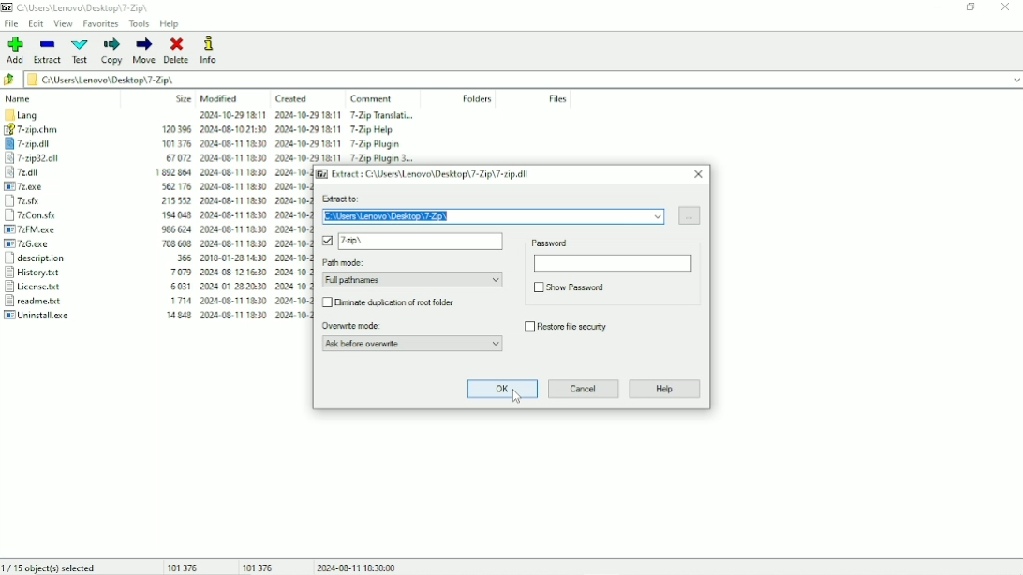 Image resolution: width=1023 pixels, height=575 pixels. What do you see at coordinates (232, 302) in the screenshot?
I see `104 006-08-1N1EN 26-00-9121 7~Lp Overview` at bounding box center [232, 302].